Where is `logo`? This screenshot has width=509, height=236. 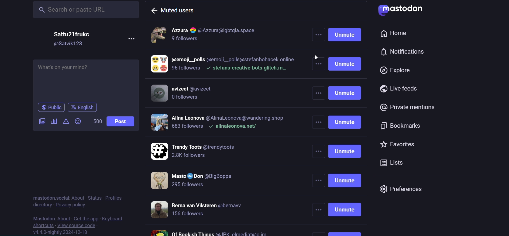 logo is located at coordinates (405, 10).